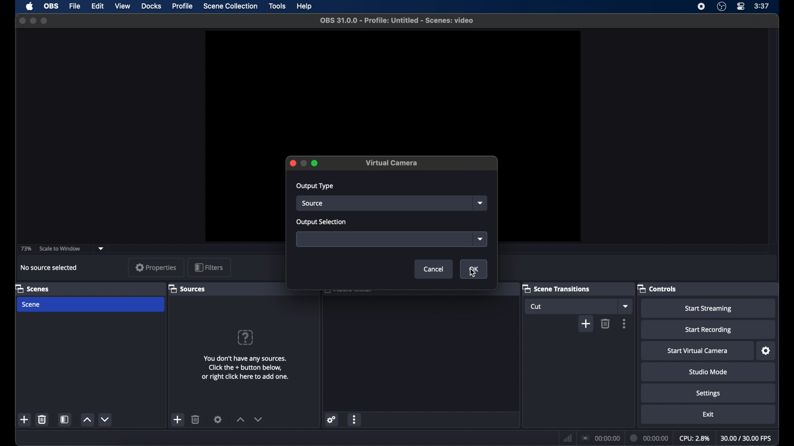 This screenshot has height=446, width=794. I want to click on minimize, so click(33, 21).